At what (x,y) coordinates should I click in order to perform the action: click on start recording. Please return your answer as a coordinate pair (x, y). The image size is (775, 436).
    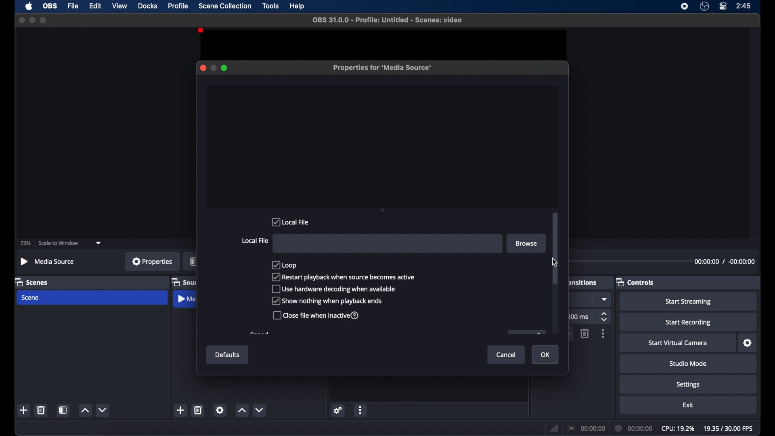
    Looking at the image, I should click on (689, 323).